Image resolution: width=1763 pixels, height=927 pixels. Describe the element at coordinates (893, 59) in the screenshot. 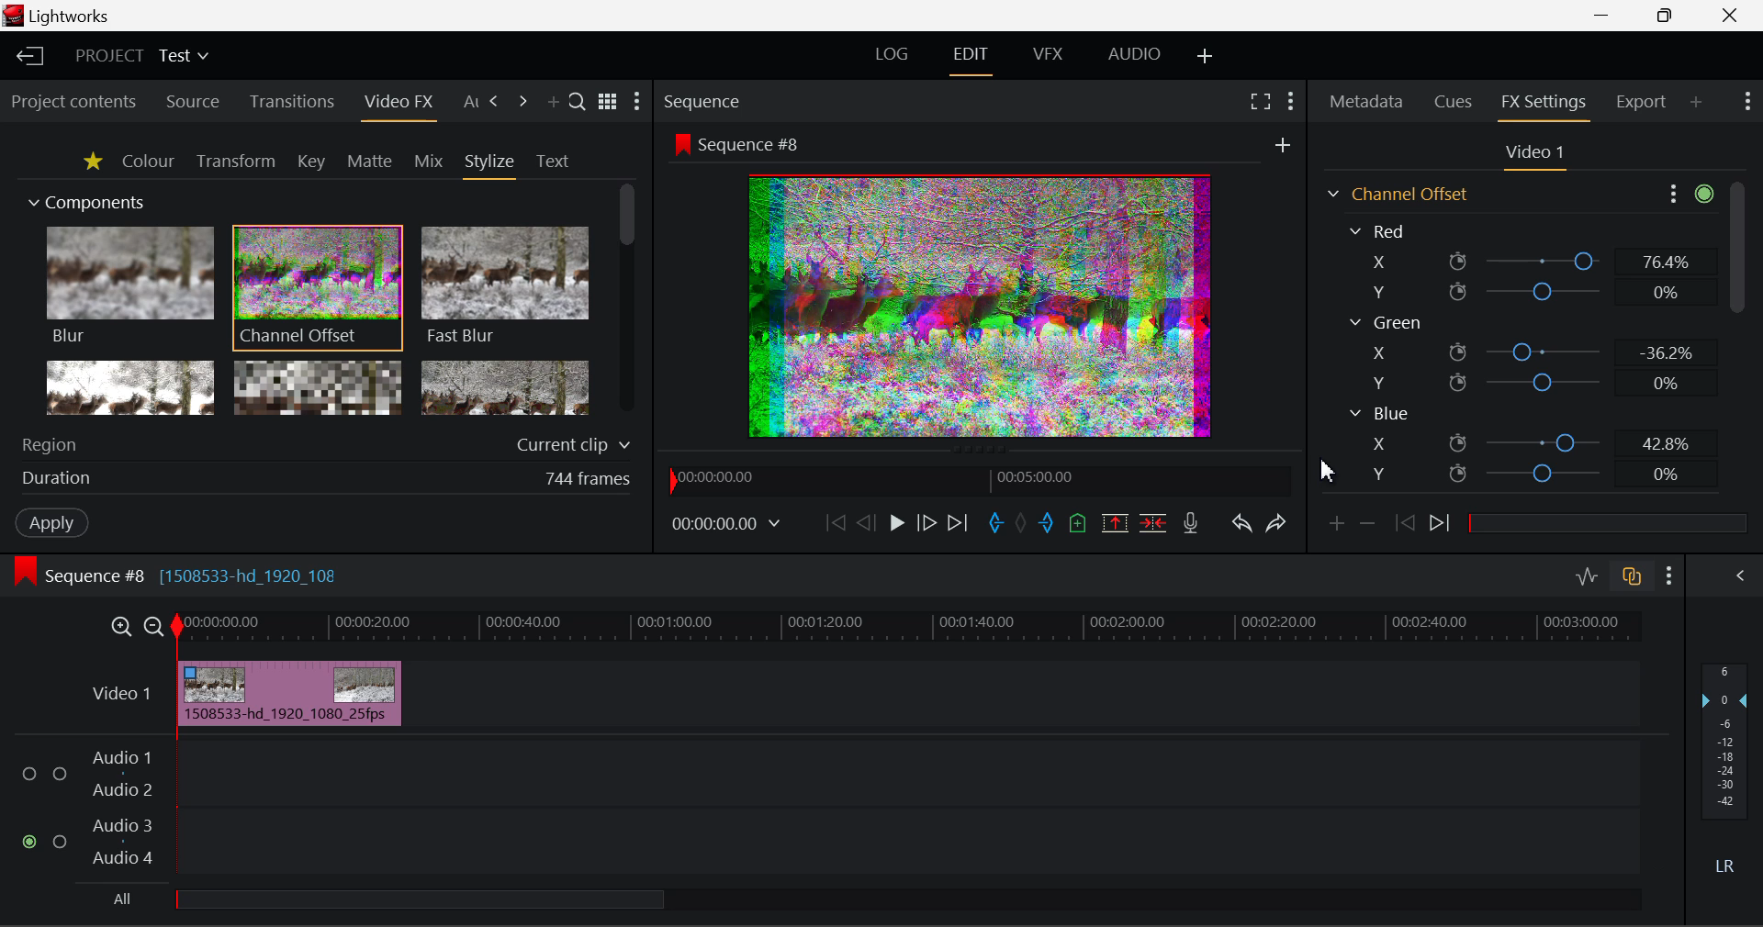

I see `LOG Layout` at that location.